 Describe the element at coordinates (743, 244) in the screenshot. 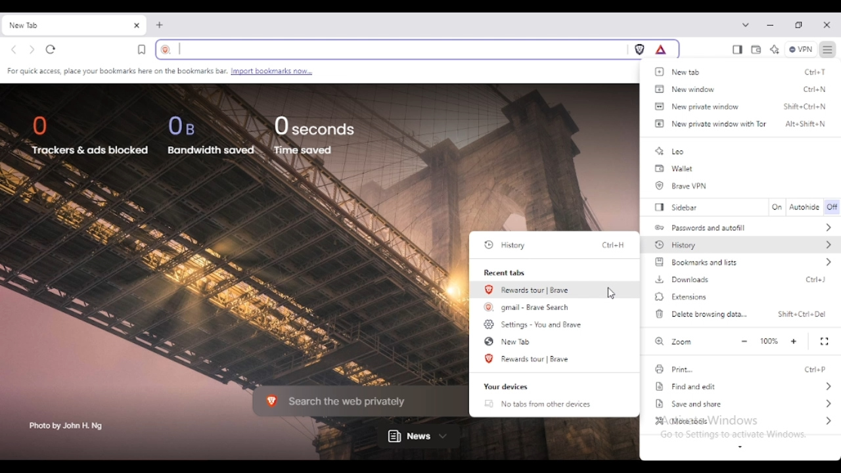

I see `history` at that location.